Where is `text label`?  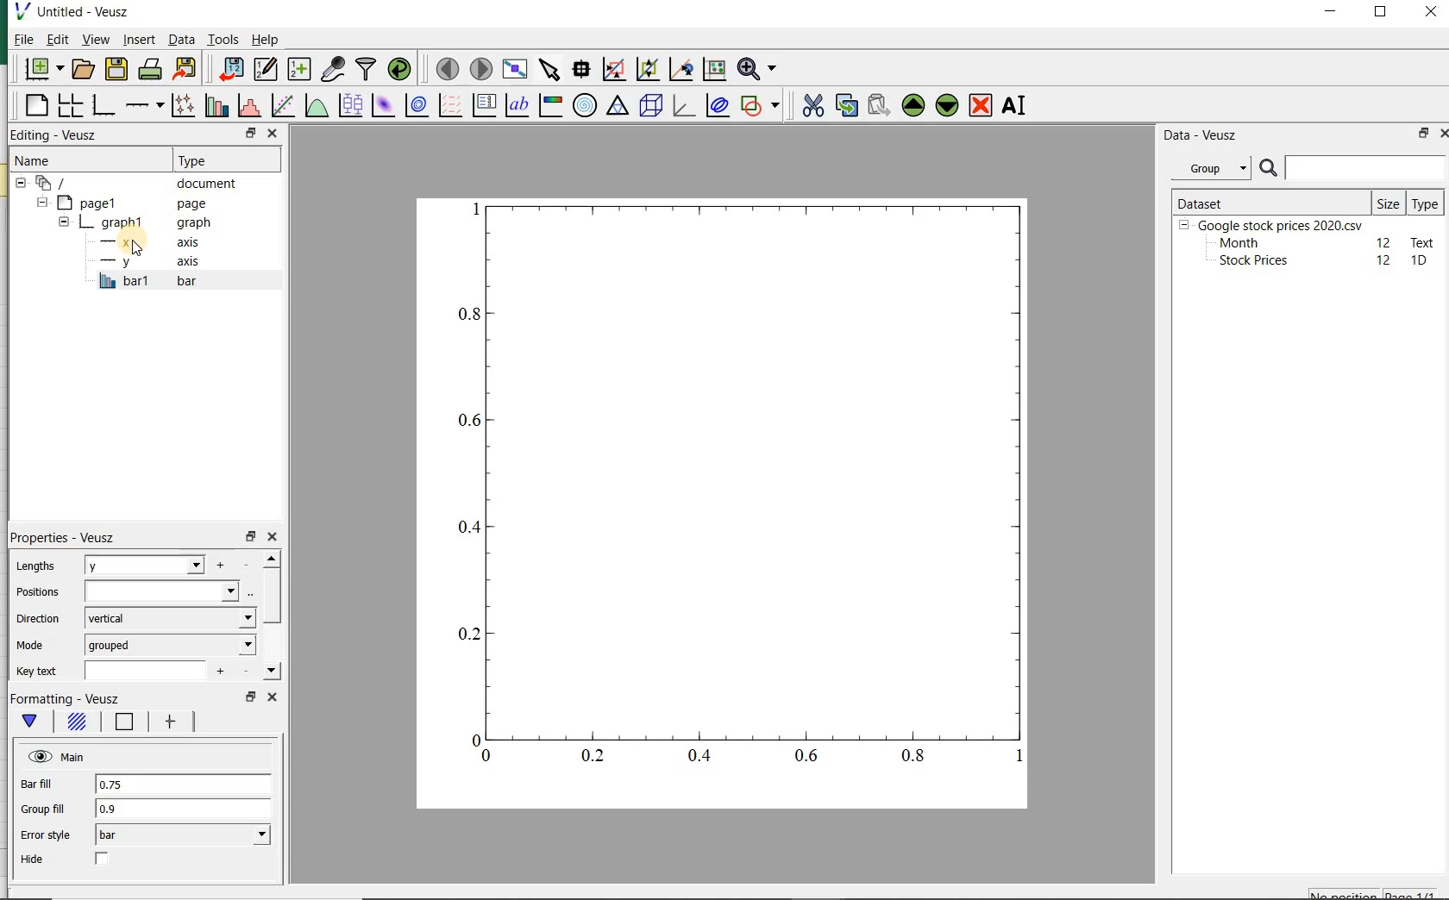 text label is located at coordinates (517, 107).